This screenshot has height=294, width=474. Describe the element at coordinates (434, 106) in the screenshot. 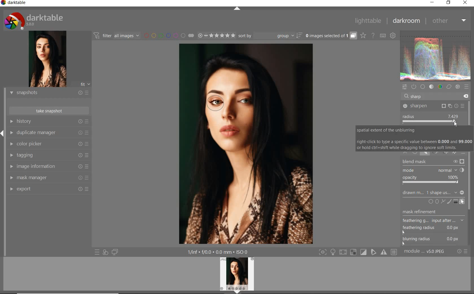

I see `sharpen` at that location.